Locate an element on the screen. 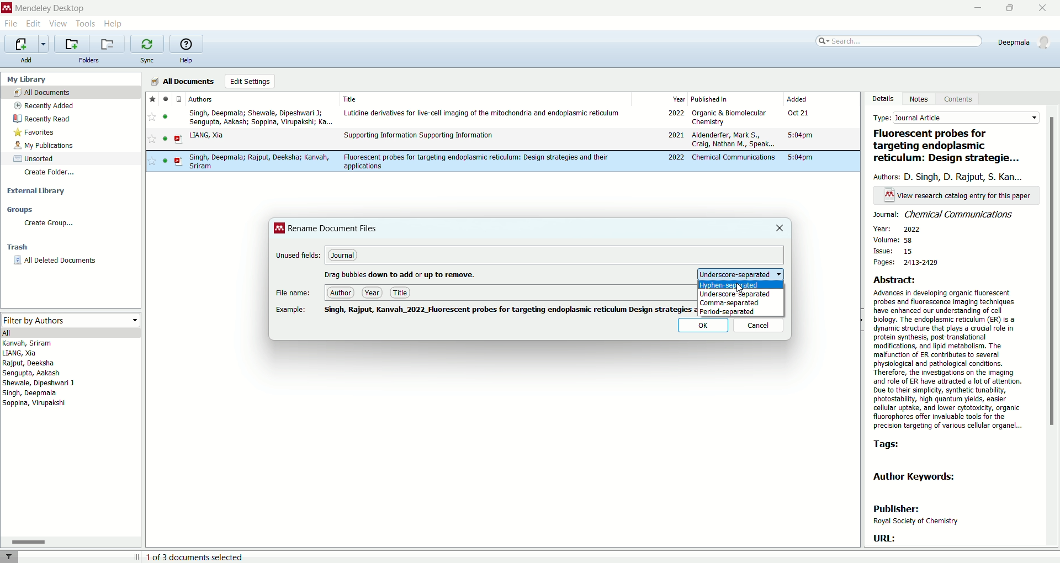 The height and width of the screenshot is (563, 1060). 2022 is located at coordinates (676, 158).